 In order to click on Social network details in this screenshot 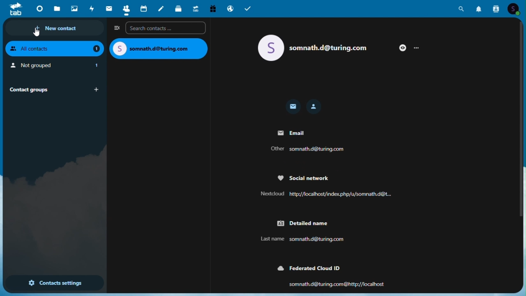, I will do `click(328, 185)`.